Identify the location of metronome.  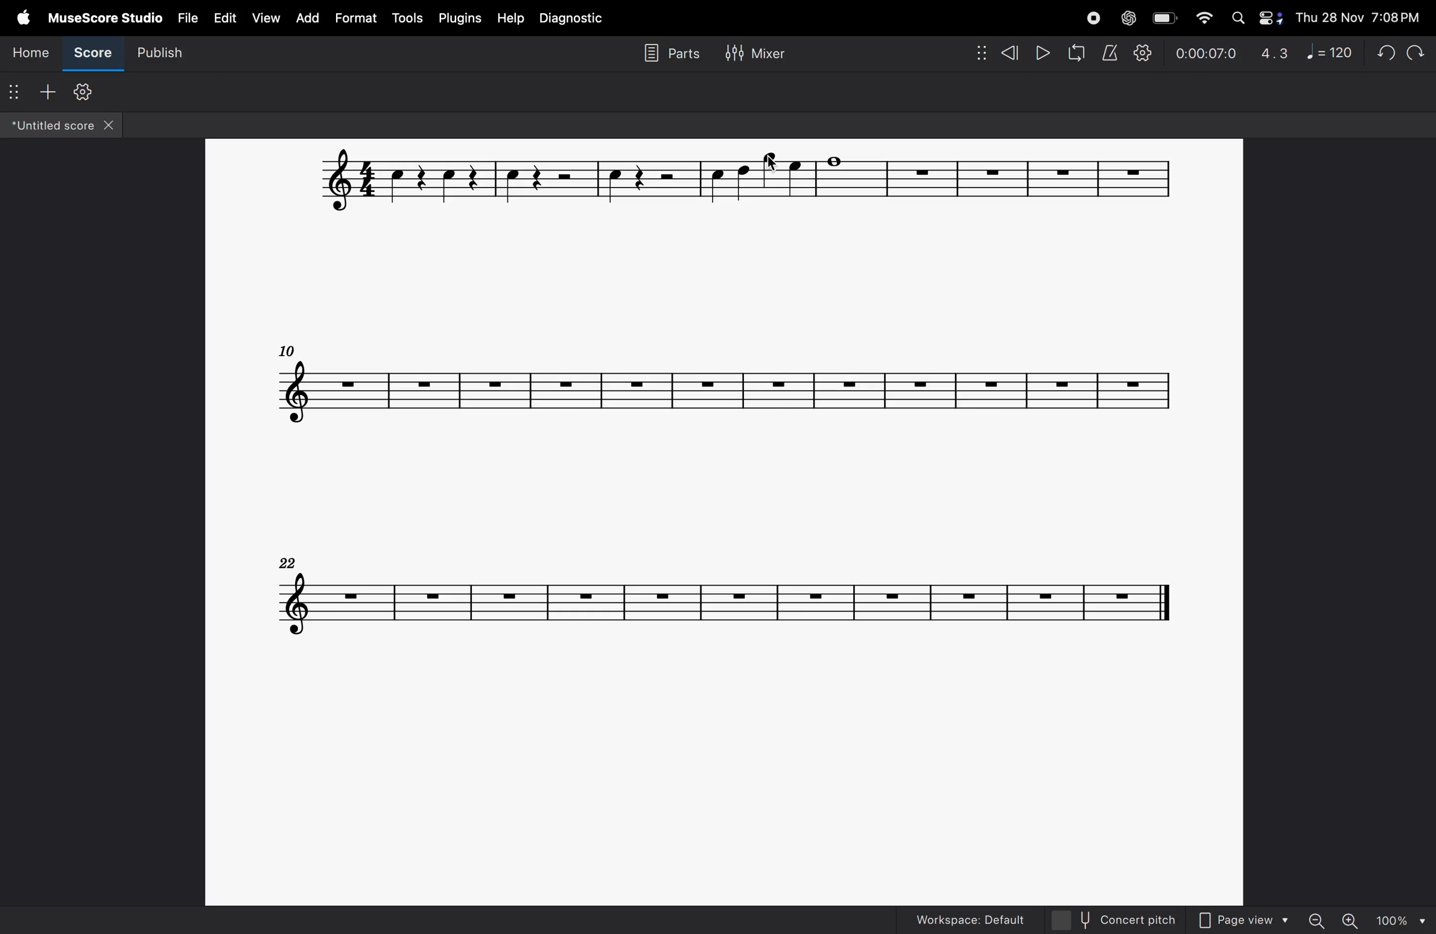
(1110, 51).